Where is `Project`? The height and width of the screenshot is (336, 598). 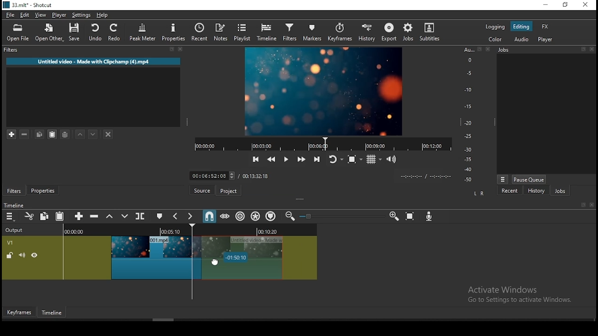 Project is located at coordinates (228, 190).